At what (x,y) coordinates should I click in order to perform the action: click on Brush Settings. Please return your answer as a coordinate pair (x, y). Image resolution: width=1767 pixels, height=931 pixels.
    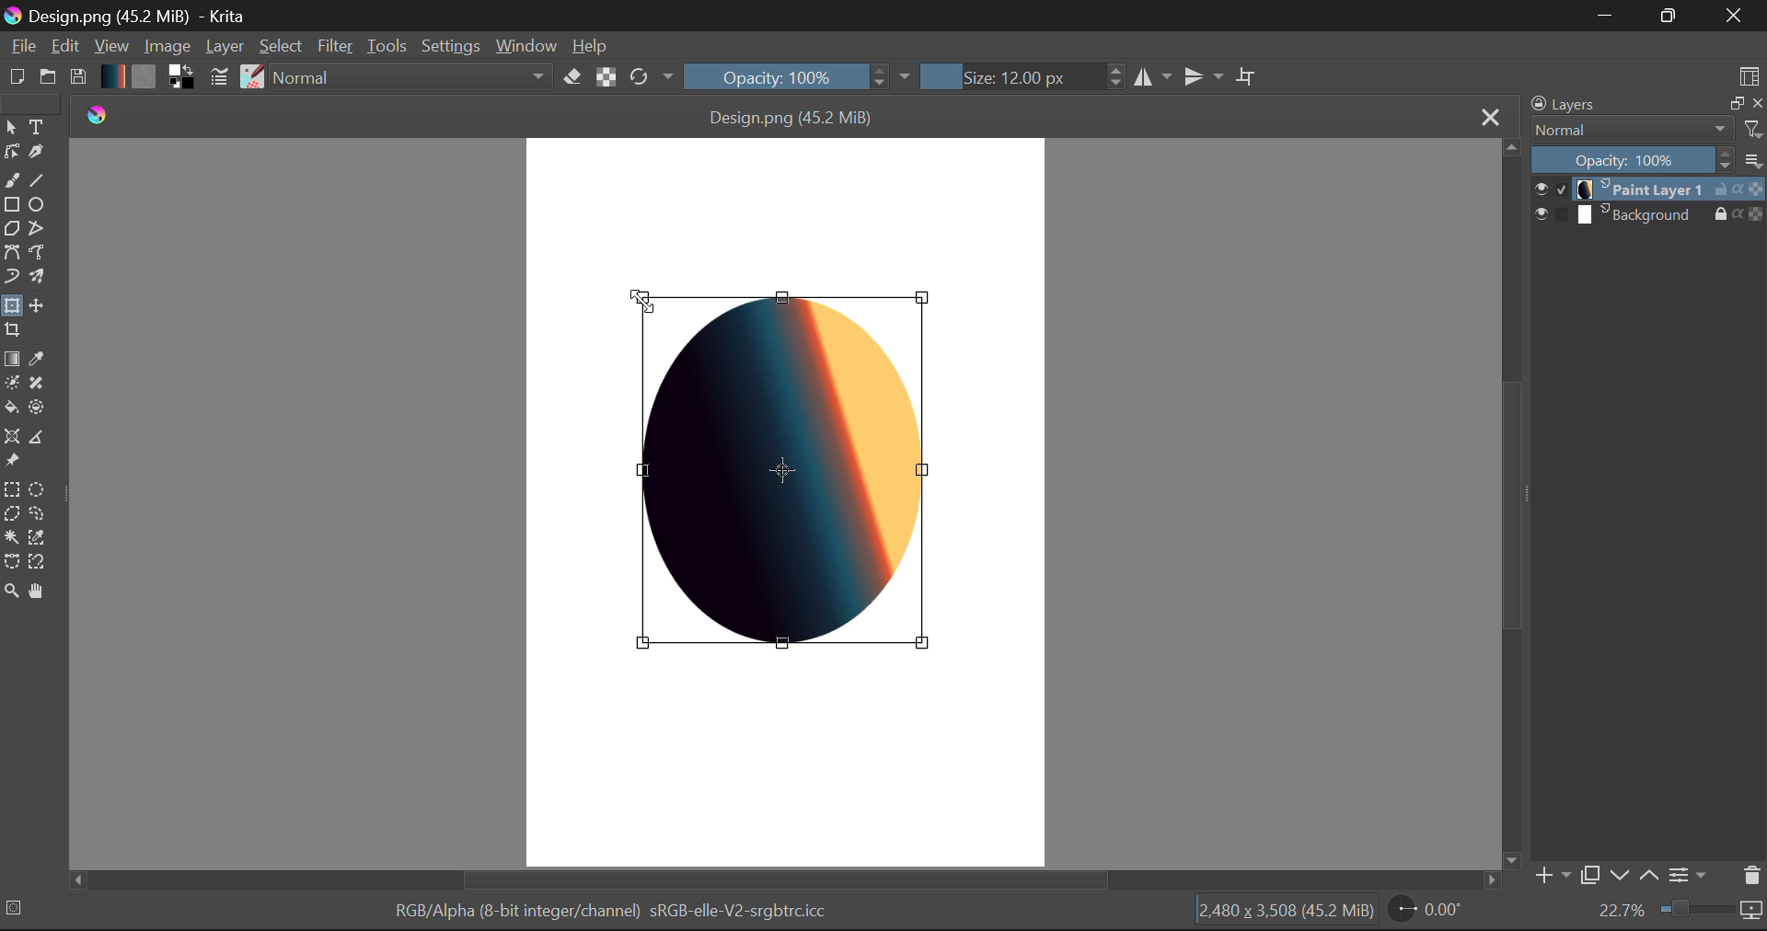
    Looking at the image, I should click on (221, 78).